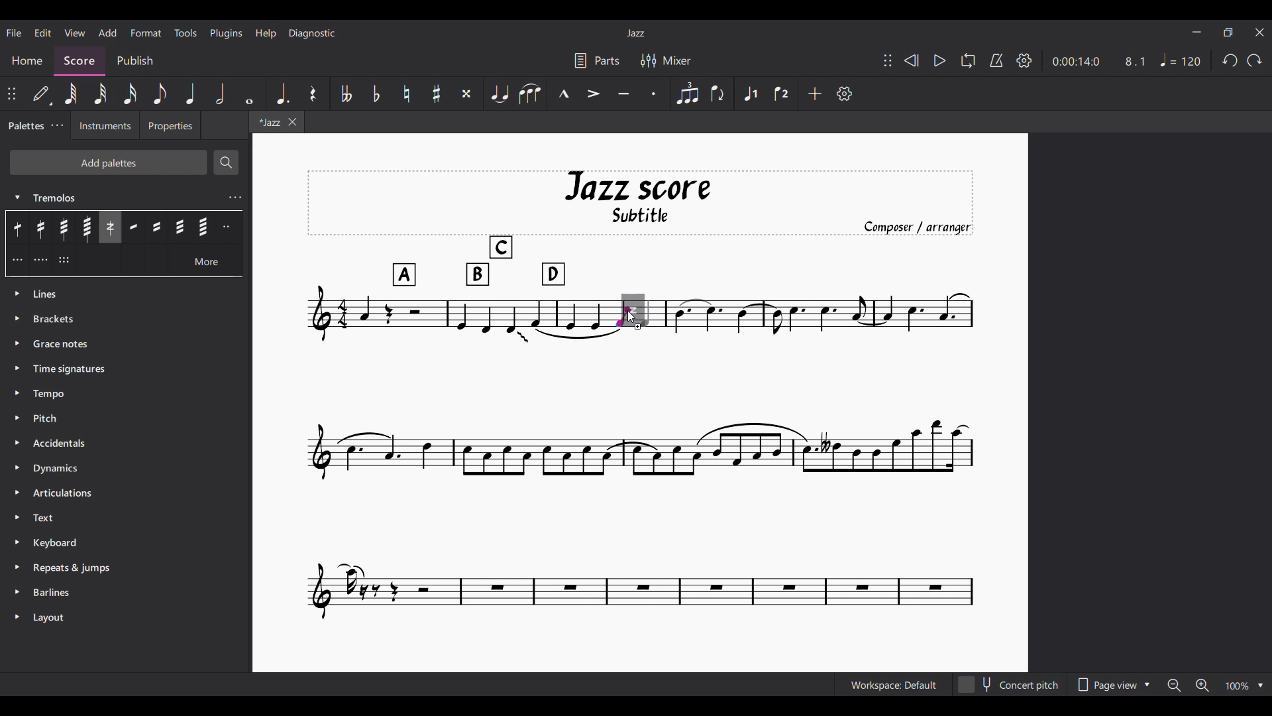 The width and height of the screenshot is (1272, 716). Describe the element at coordinates (180, 227) in the screenshot. I see `32nd between notes` at that location.